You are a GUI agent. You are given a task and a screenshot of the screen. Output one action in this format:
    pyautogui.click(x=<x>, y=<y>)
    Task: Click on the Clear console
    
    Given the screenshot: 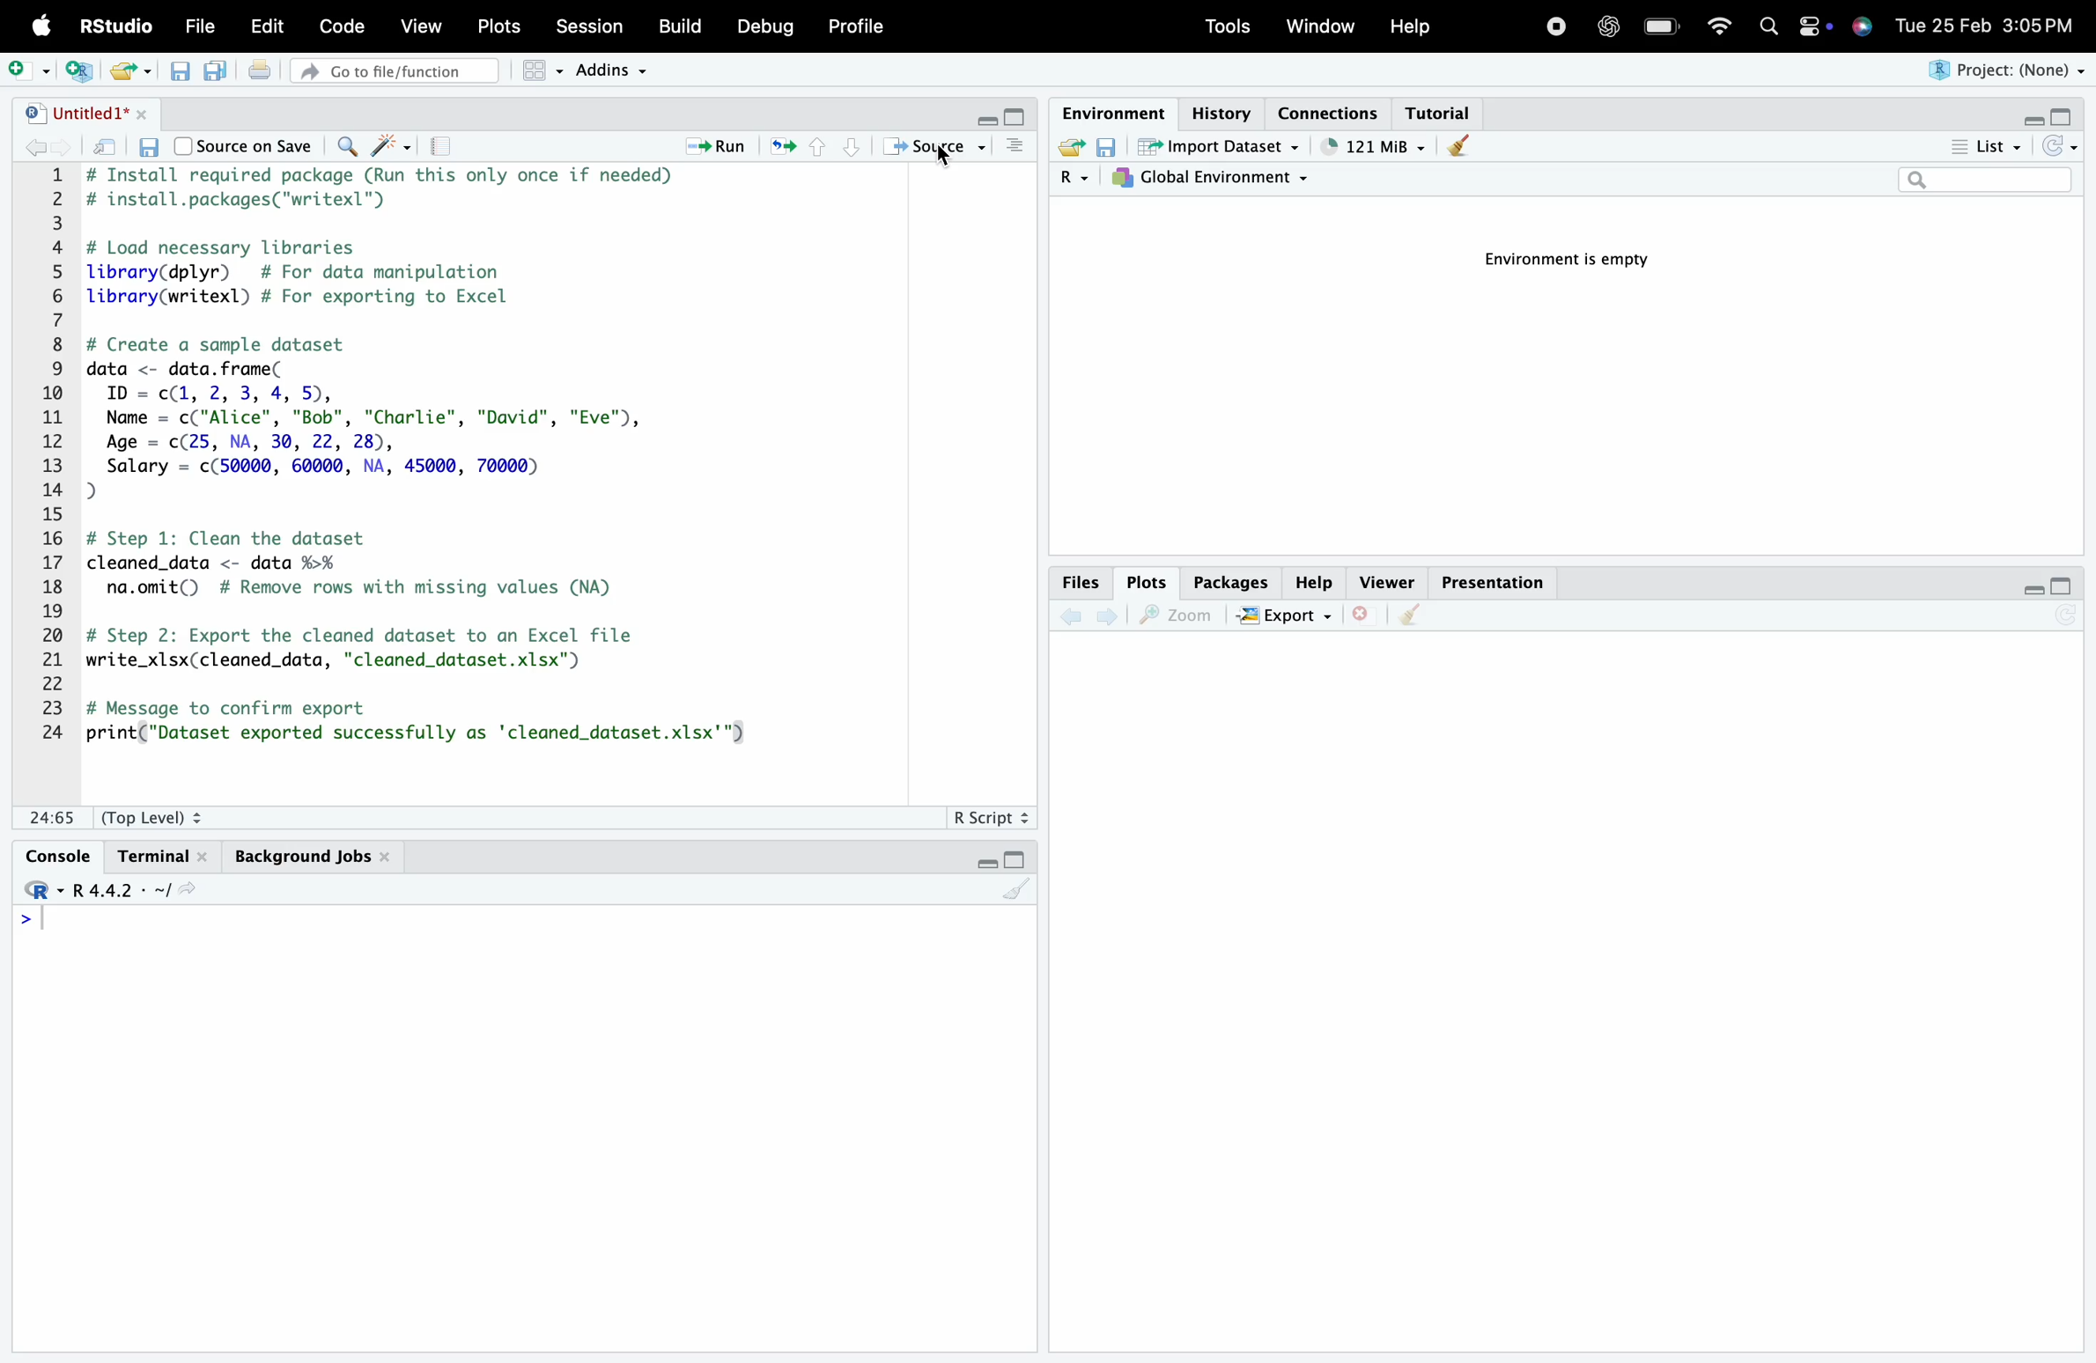 What is the action you would take?
    pyautogui.click(x=1020, y=892)
    